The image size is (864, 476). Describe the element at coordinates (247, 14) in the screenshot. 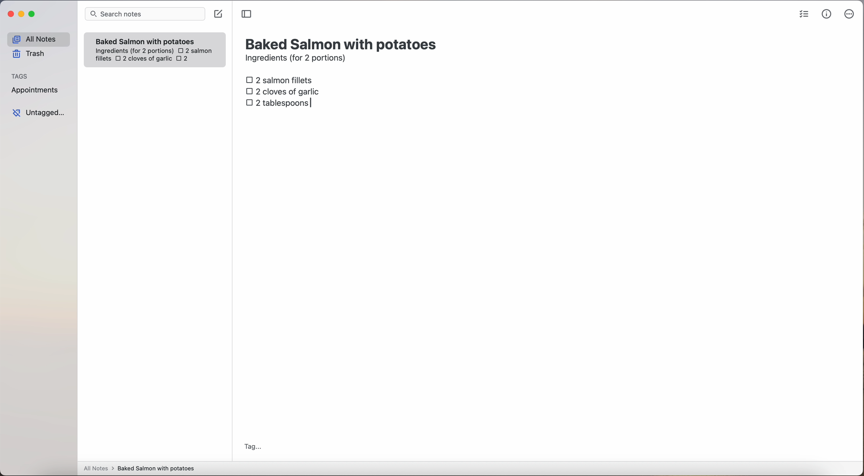

I see `toggle sidebar` at that location.